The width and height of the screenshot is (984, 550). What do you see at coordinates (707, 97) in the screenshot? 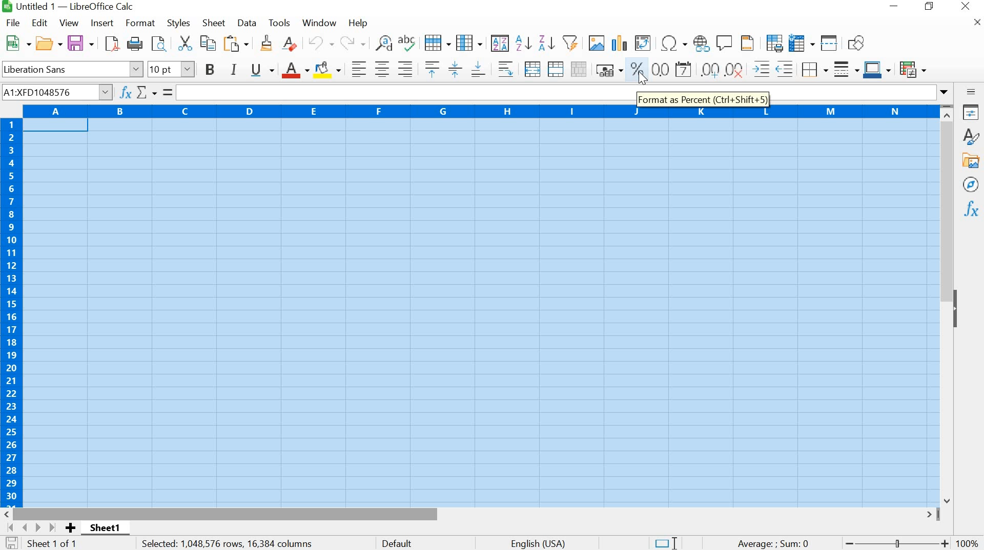
I see `FORMAT AS PERCENT (Ctrl + Shift + S)` at bounding box center [707, 97].